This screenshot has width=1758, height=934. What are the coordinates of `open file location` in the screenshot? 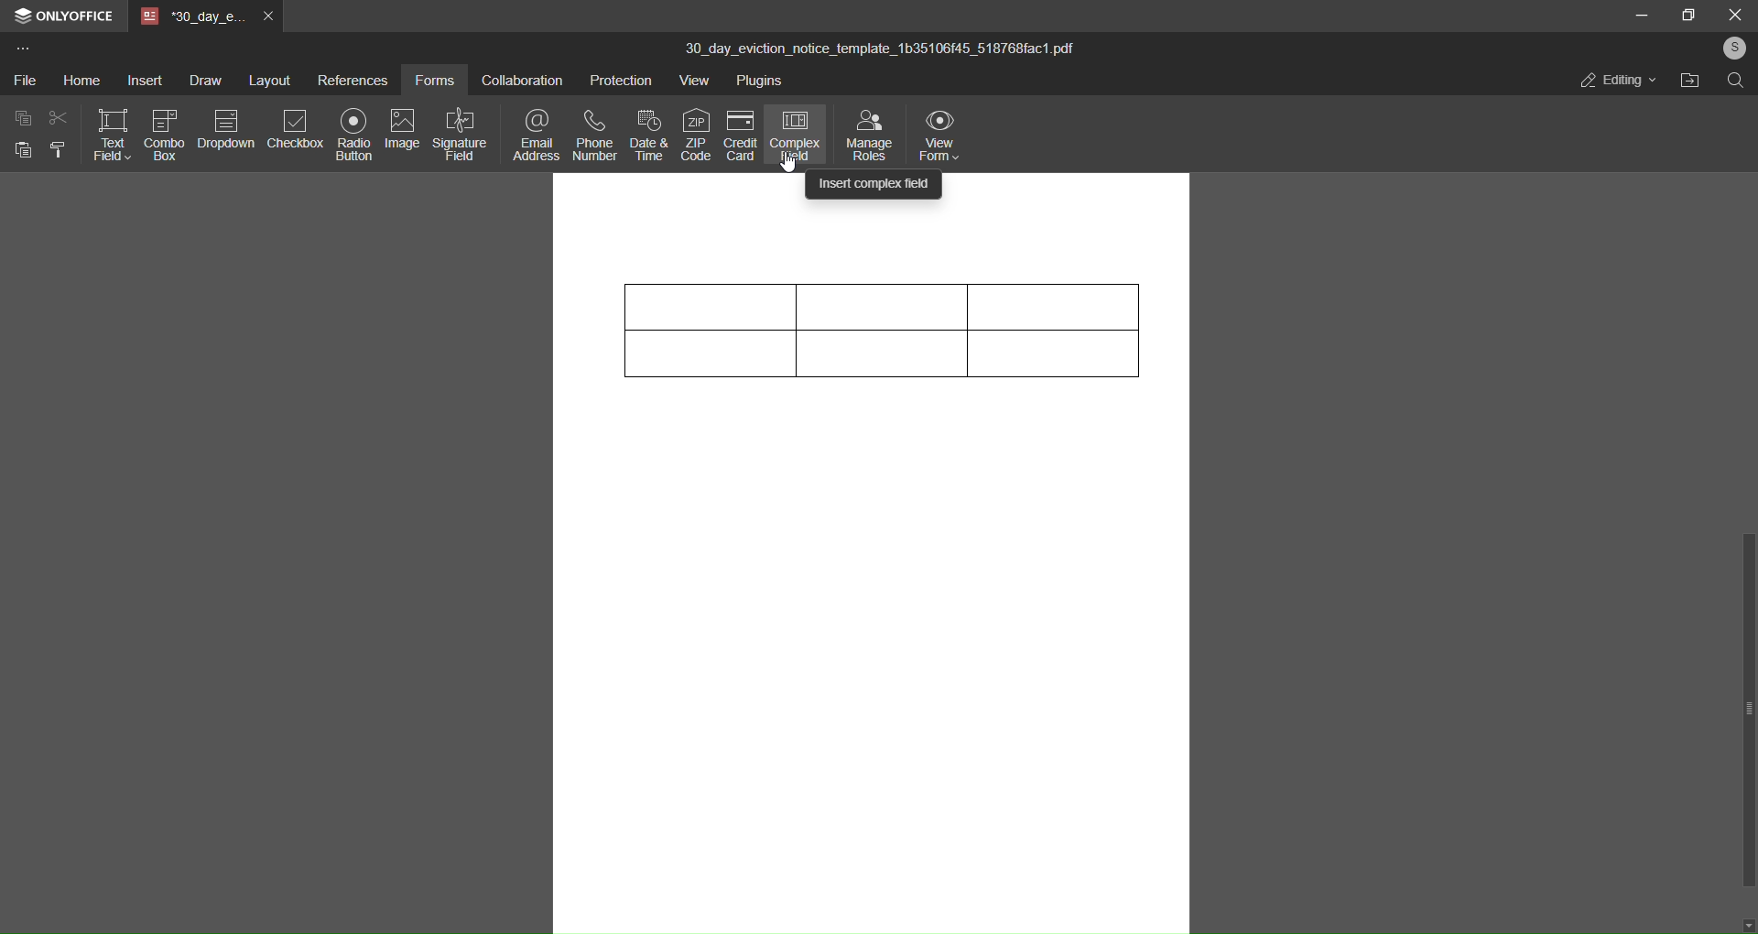 It's located at (1687, 81).